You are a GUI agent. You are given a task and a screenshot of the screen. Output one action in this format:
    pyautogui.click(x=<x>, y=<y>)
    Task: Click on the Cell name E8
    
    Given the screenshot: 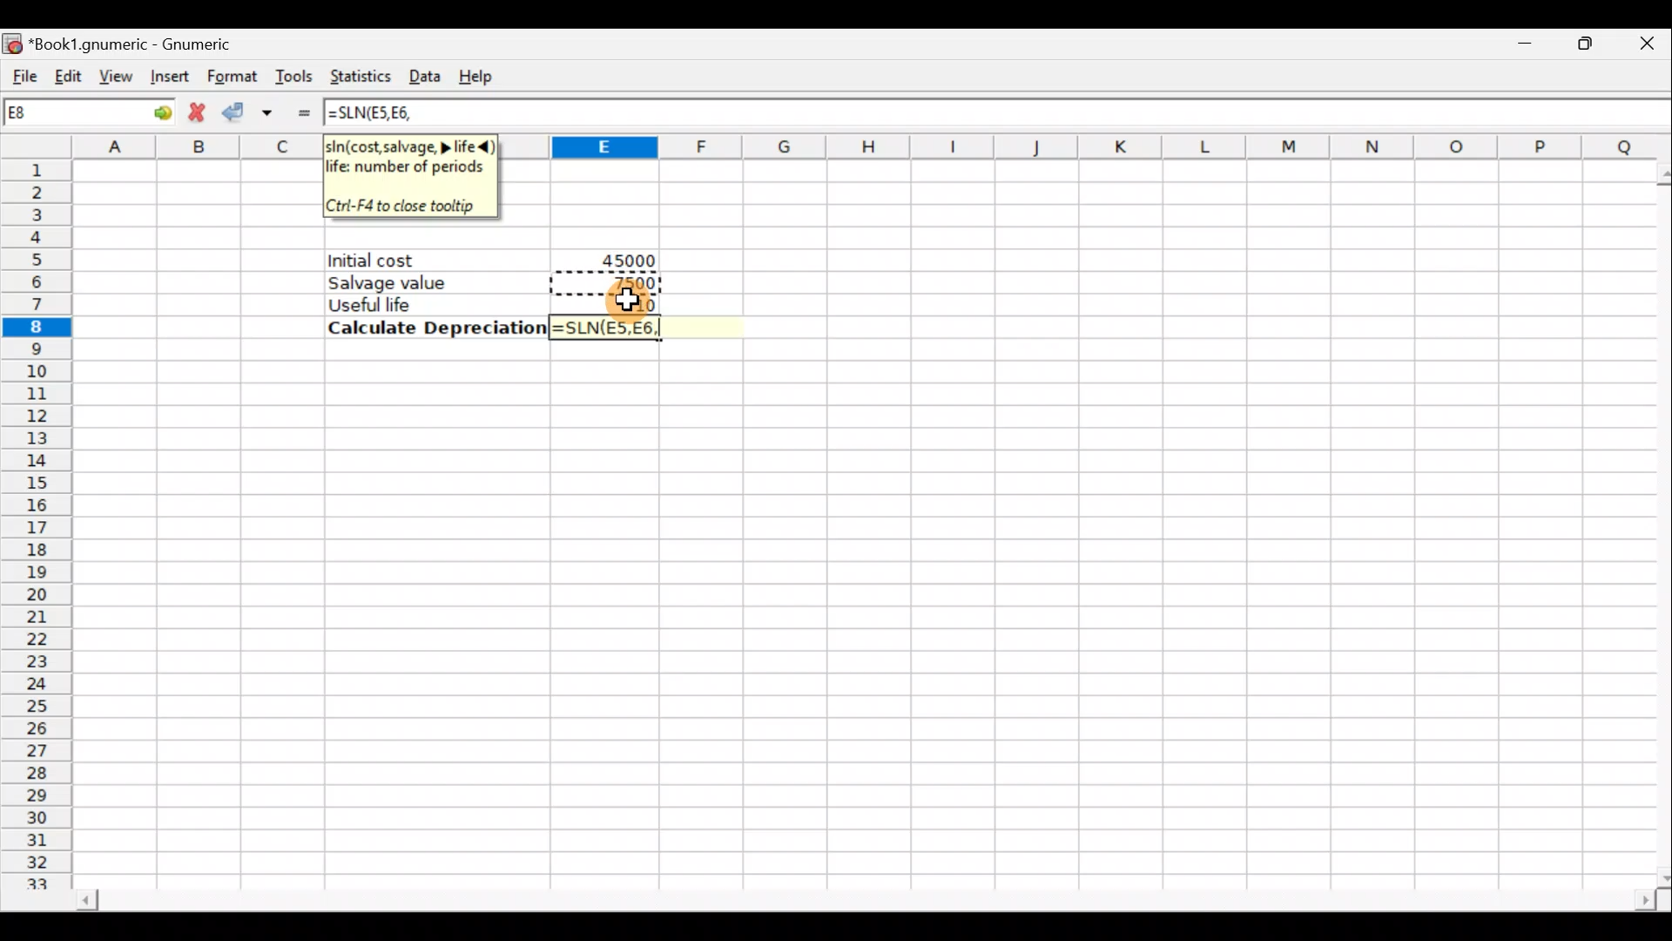 What is the action you would take?
    pyautogui.click(x=58, y=116)
    